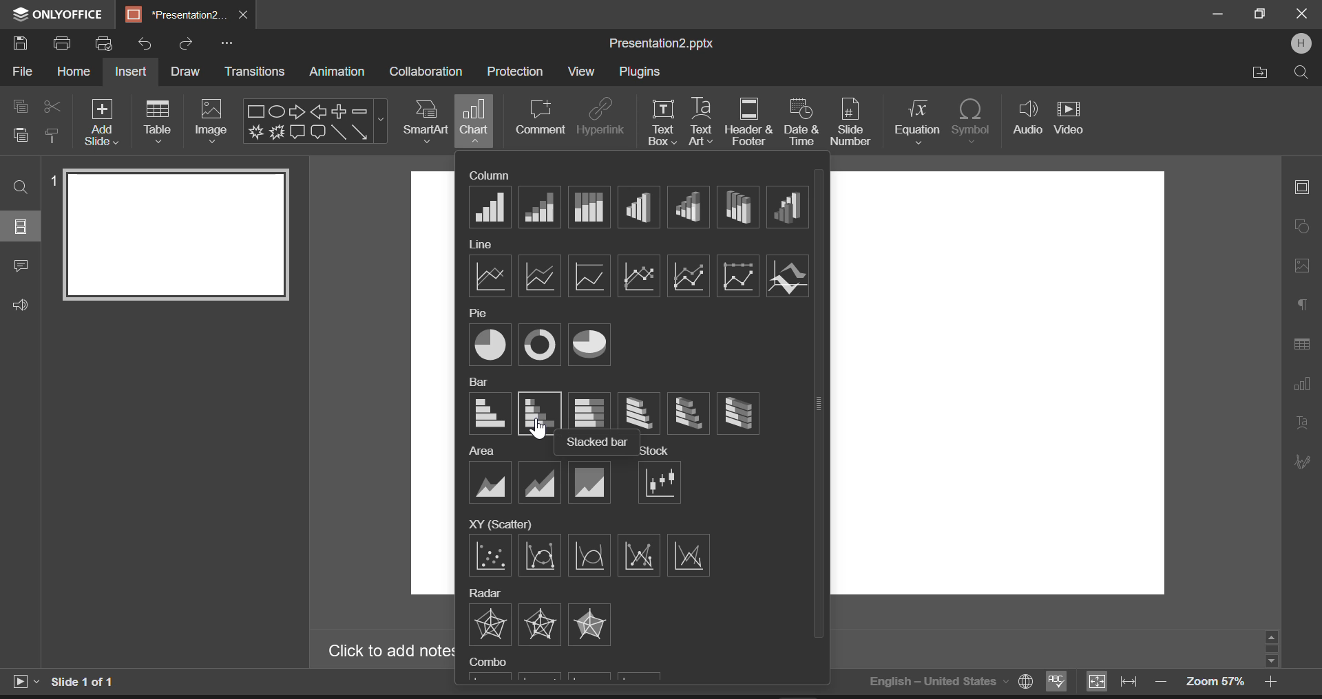 The image size is (1322, 699). What do you see at coordinates (1026, 116) in the screenshot?
I see `Audio` at bounding box center [1026, 116].